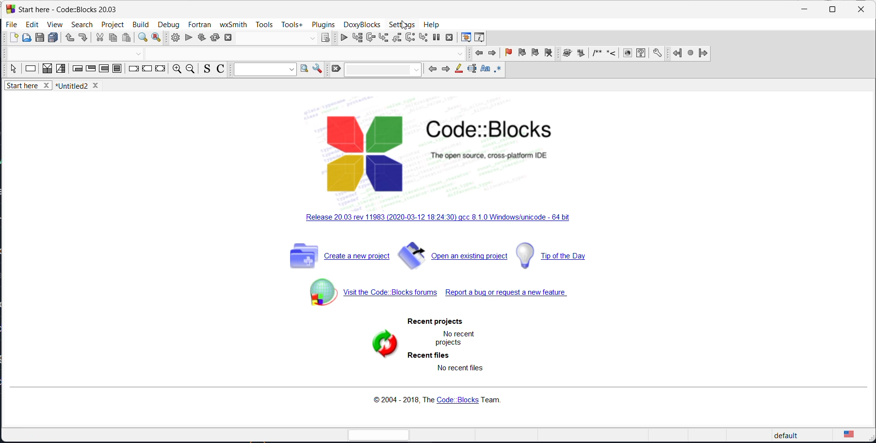 The image size is (876, 443). I want to click on break debugging, so click(437, 37).